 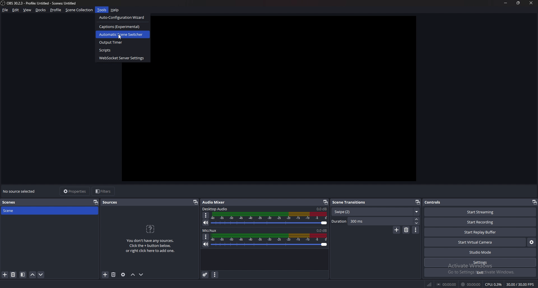 What do you see at coordinates (521, 284) in the screenshot?
I see `fps` at bounding box center [521, 284].